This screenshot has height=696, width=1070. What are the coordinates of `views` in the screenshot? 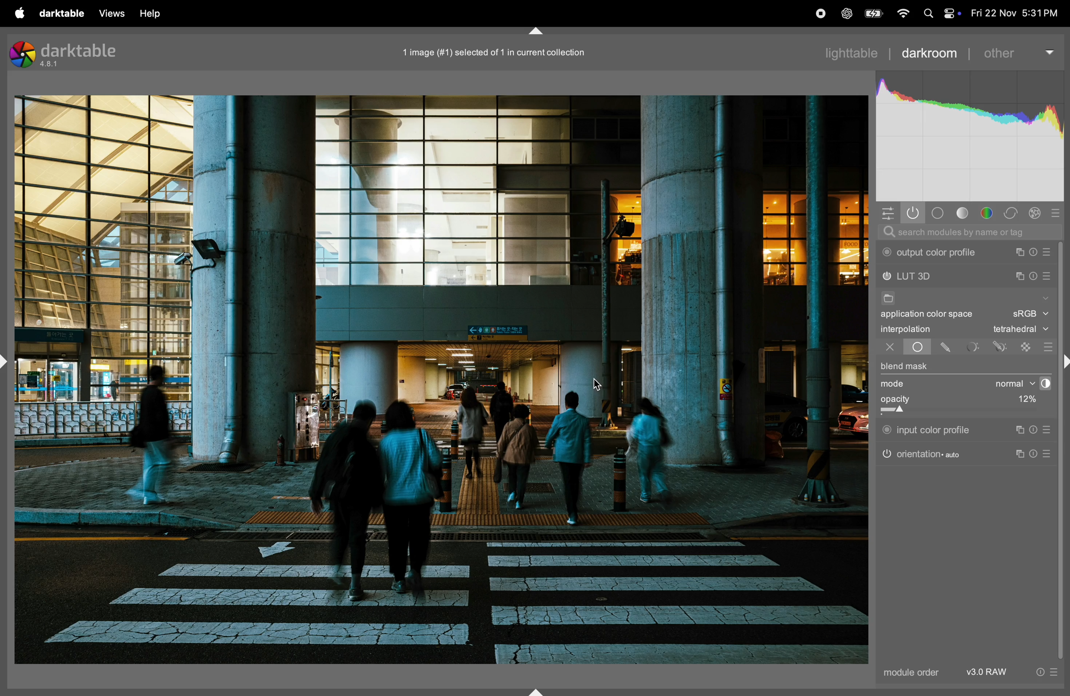 It's located at (109, 13).